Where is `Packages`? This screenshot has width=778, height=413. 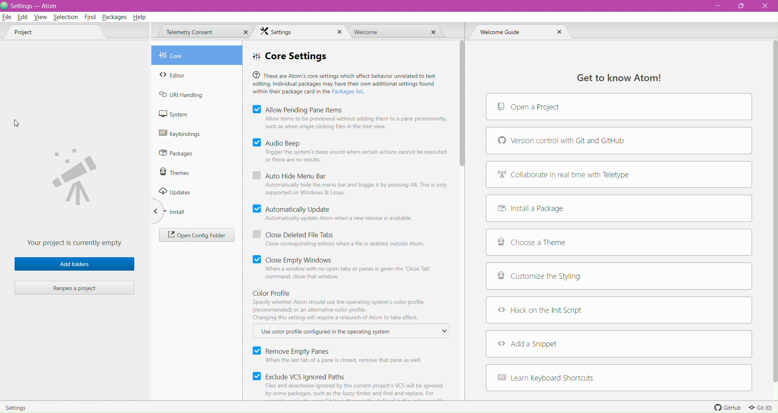 Packages is located at coordinates (114, 17).